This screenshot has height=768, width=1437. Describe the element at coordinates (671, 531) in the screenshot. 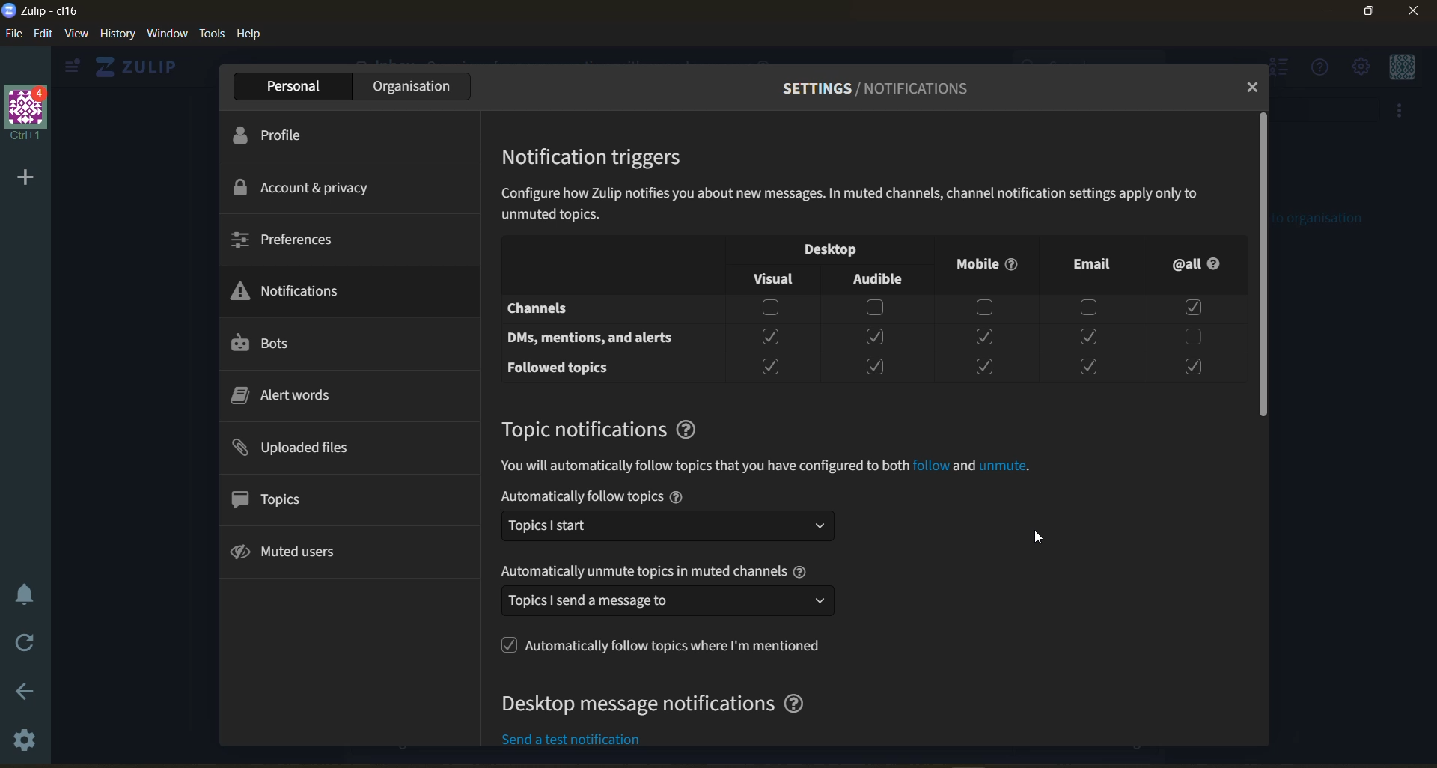

I see `Topic dropdown` at that location.